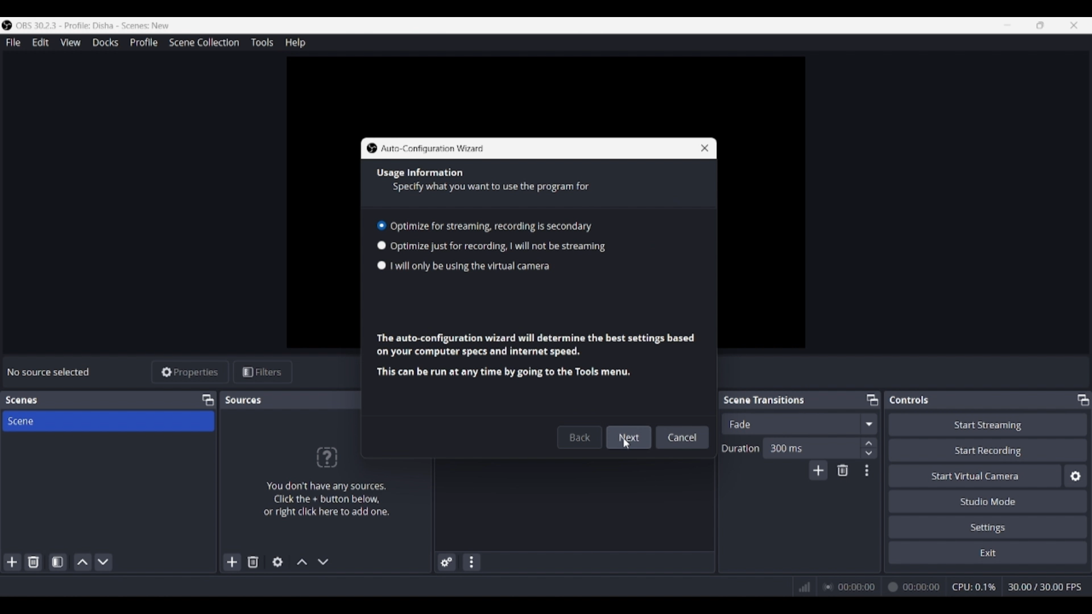  What do you see at coordinates (233, 562) in the screenshot?
I see `Add source` at bounding box center [233, 562].